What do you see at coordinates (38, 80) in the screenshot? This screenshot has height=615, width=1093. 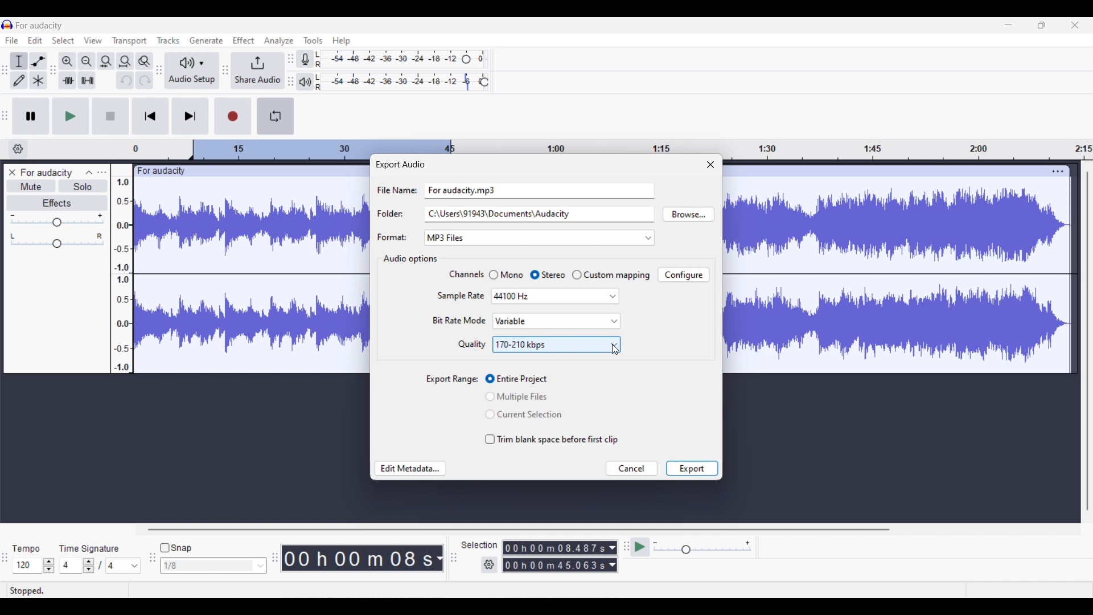 I see `Multi-tool` at bounding box center [38, 80].